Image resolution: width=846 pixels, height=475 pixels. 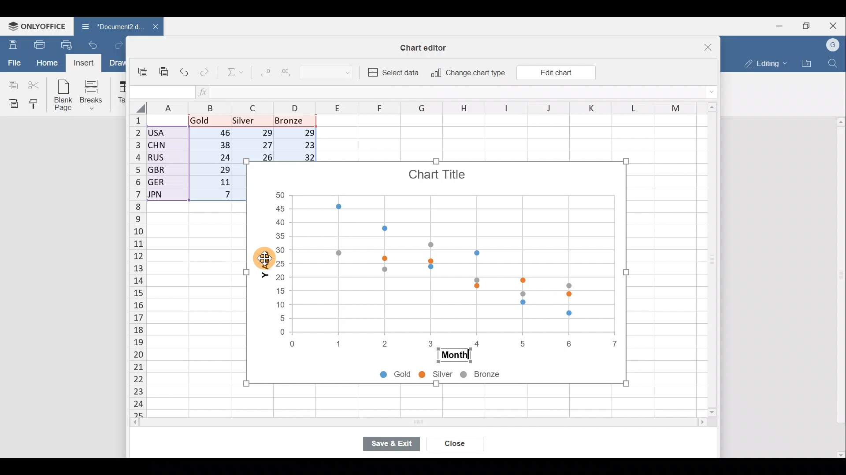 What do you see at coordinates (117, 44) in the screenshot?
I see `Redo` at bounding box center [117, 44].